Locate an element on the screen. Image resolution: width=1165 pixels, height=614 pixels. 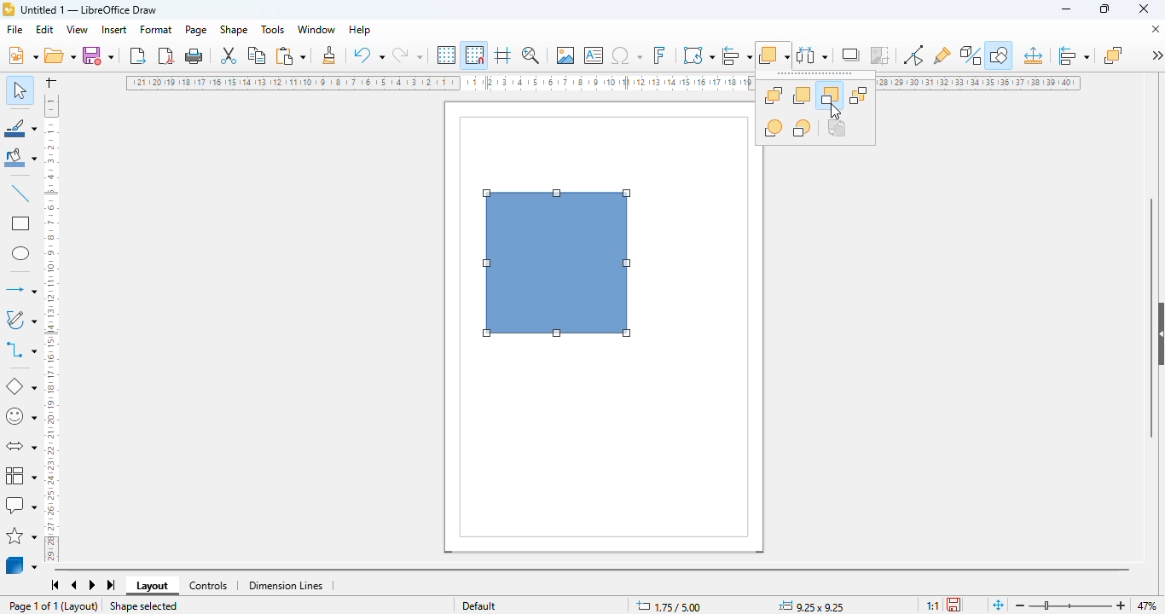
help is located at coordinates (361, 30).